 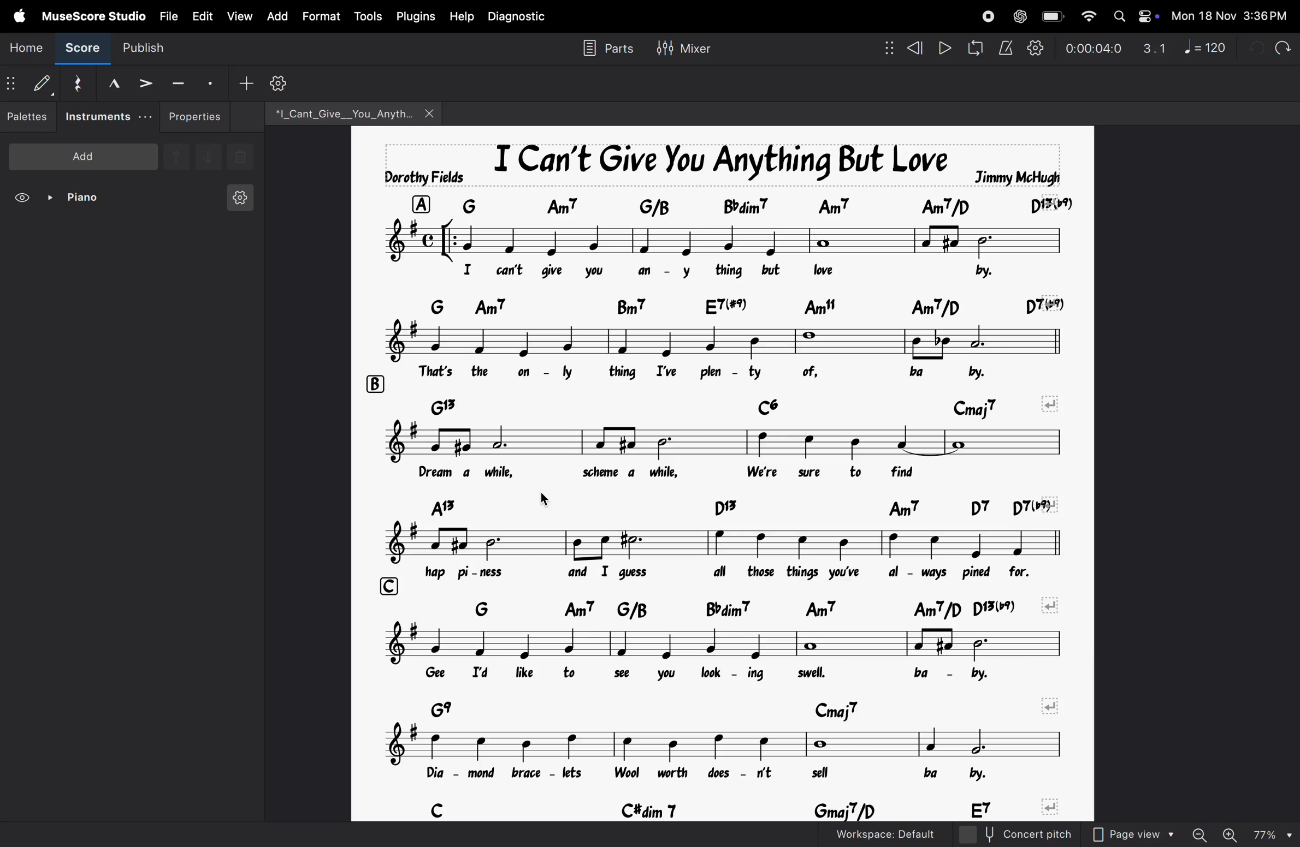 I want to click on notes, so click(x=733, y=645).